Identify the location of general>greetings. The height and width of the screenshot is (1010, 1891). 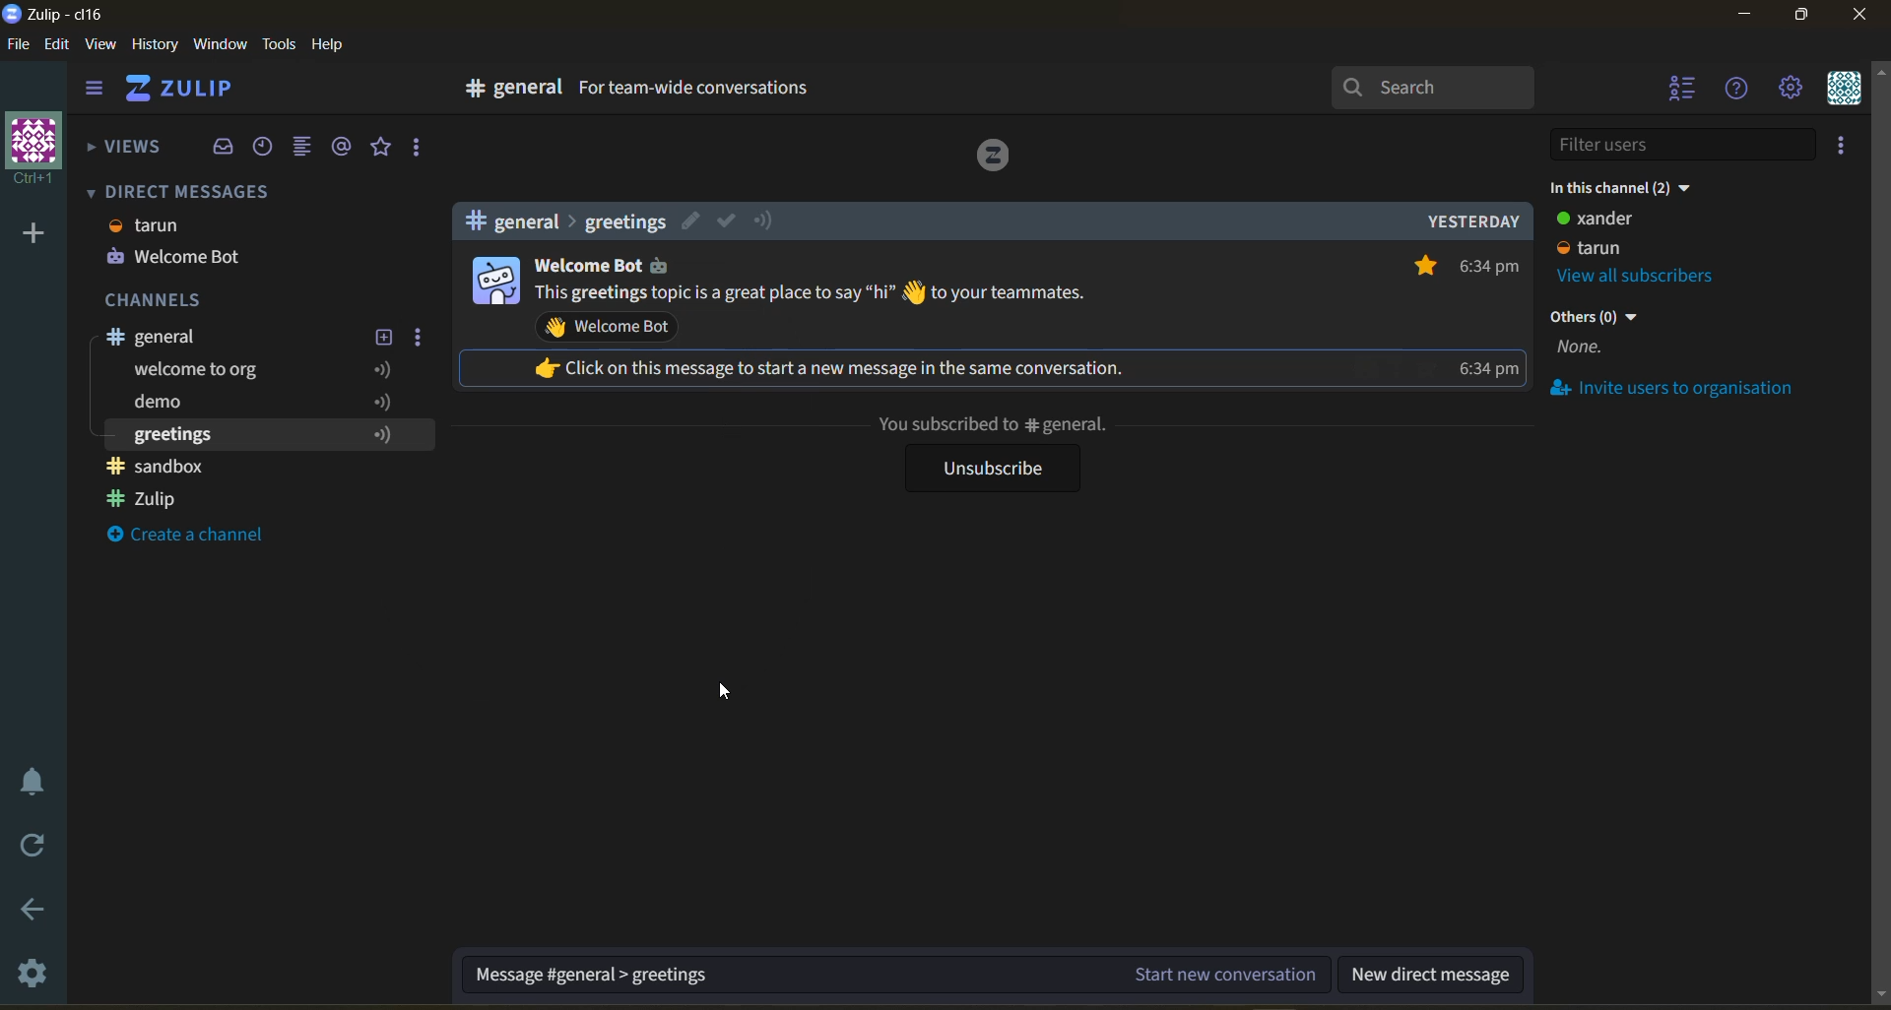
(559, 221).